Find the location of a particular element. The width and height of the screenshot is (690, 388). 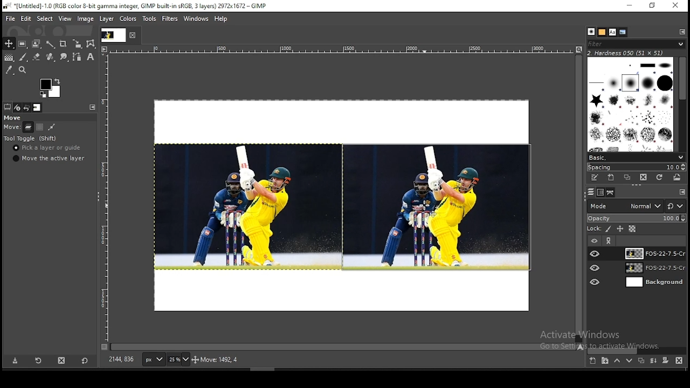

filters is located at coordinates (170, 19).